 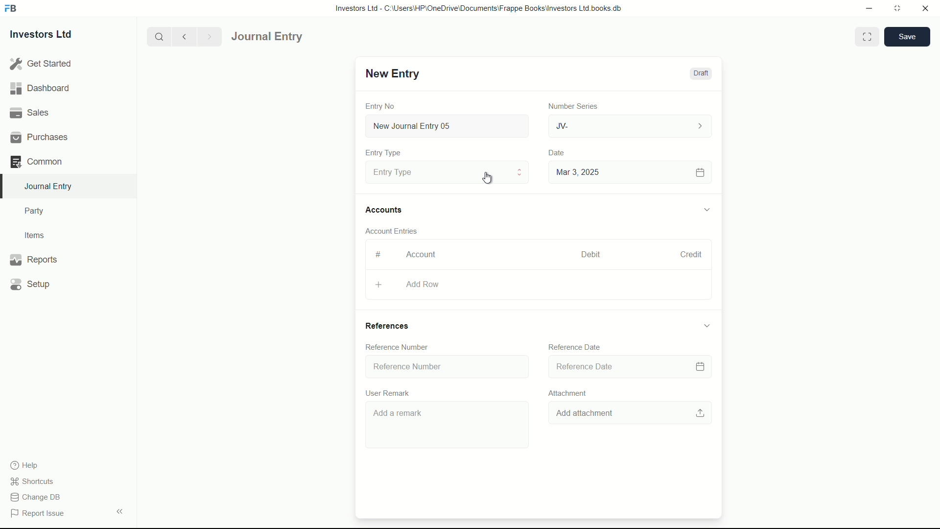 What do you see at coordinates (33, 258) in the screenshot?
I see `Reports .` at bounding box center [33, 258].